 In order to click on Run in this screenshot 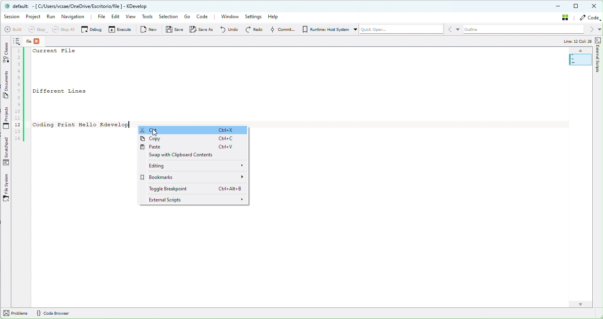, I will do `click(53, 17)`.